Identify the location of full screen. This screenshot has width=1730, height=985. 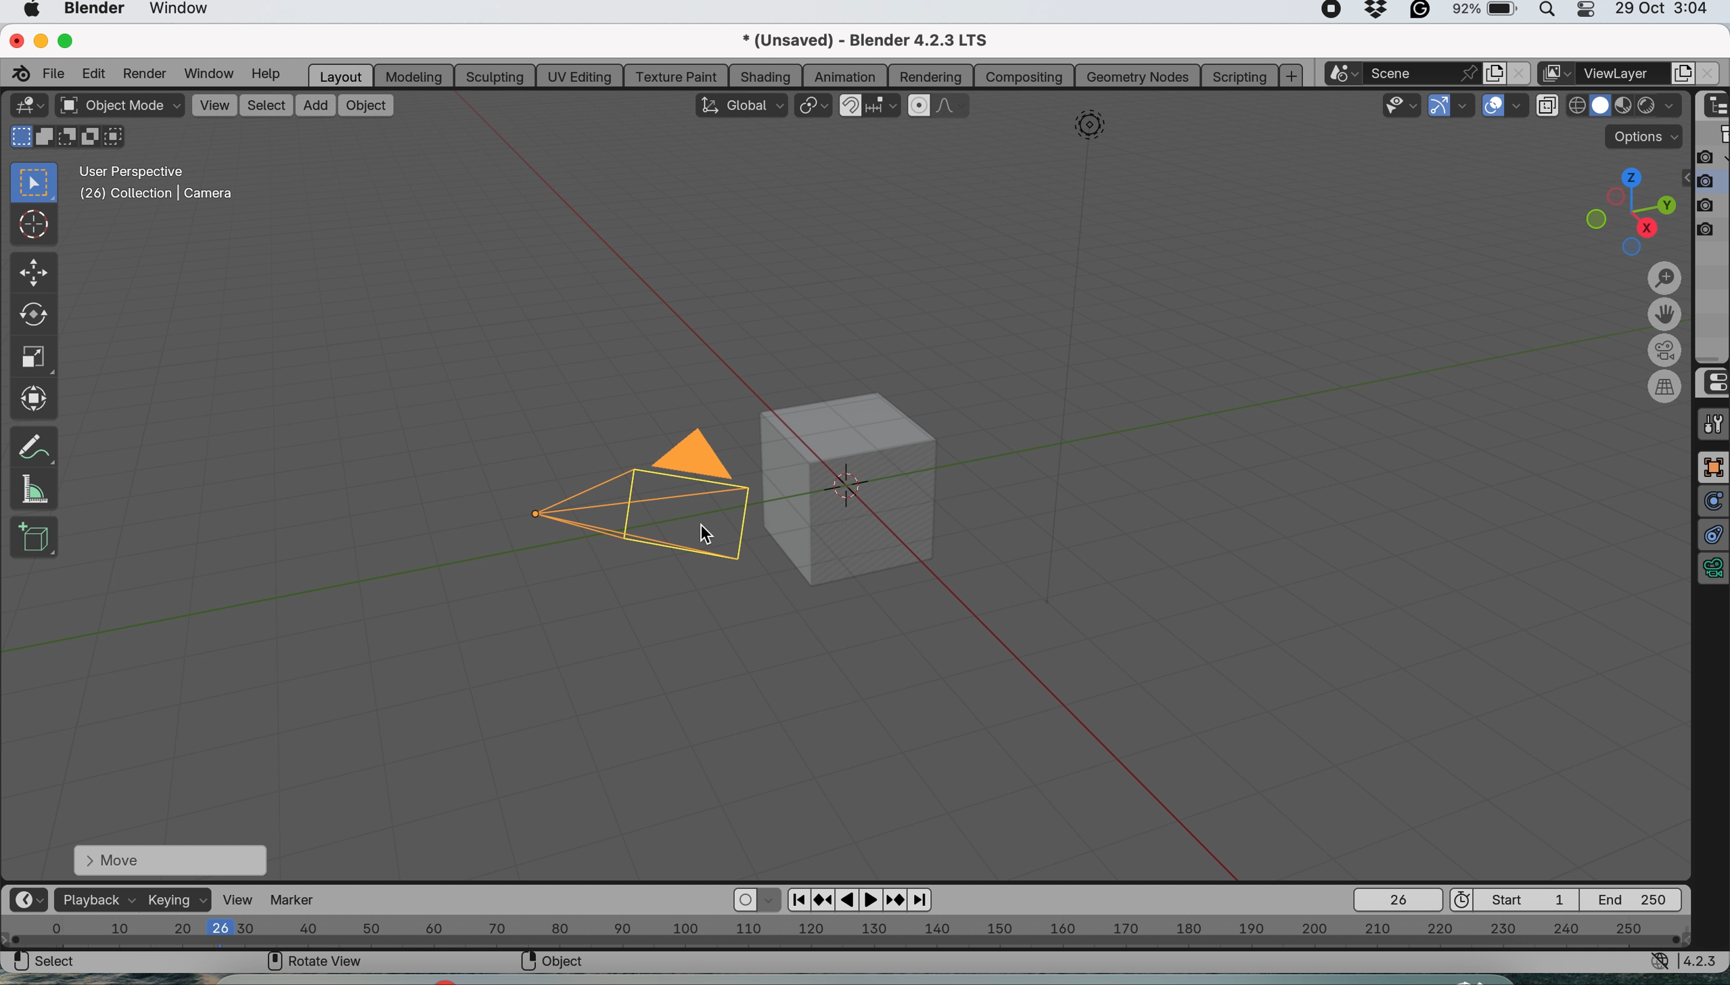
(1712, 467).